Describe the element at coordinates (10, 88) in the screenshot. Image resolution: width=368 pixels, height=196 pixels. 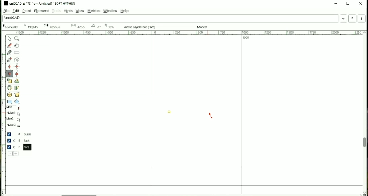
I see `Flip the selection` at that location.